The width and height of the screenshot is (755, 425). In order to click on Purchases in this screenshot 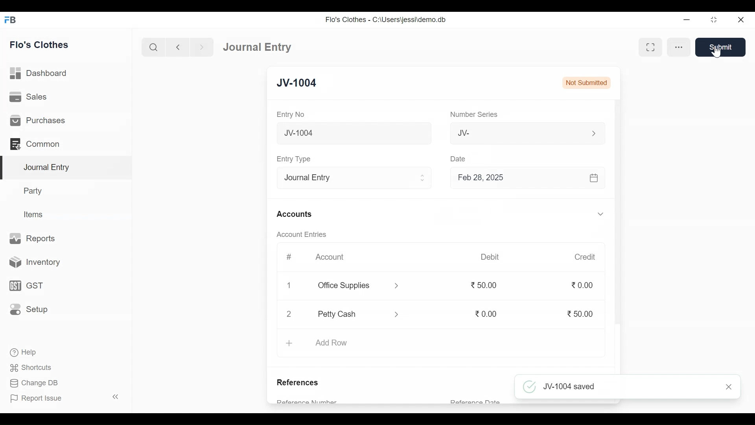, I will do `click(38, 120)`.